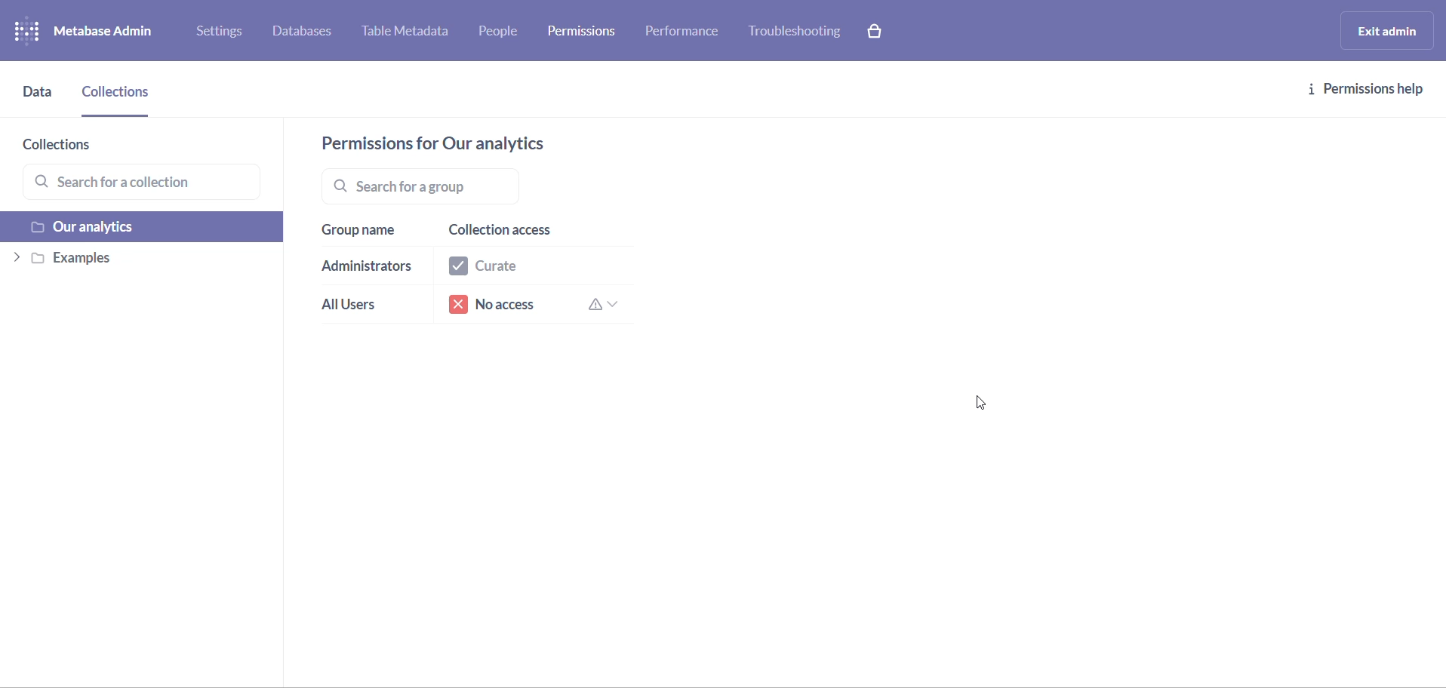 The image size is (1446, 688). I want to click on exit admin, so click(1384, 30).